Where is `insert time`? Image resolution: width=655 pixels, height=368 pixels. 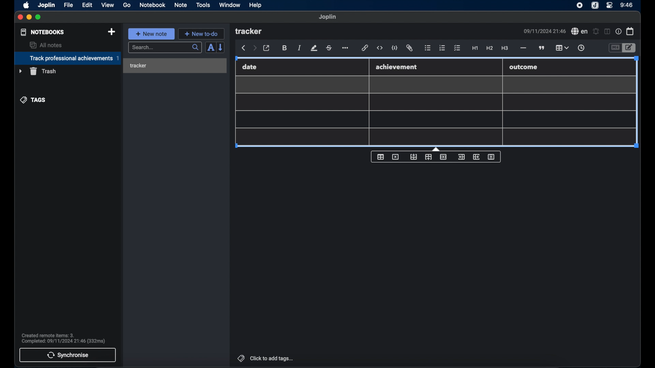
insert time is located at coordinates (581, 48).